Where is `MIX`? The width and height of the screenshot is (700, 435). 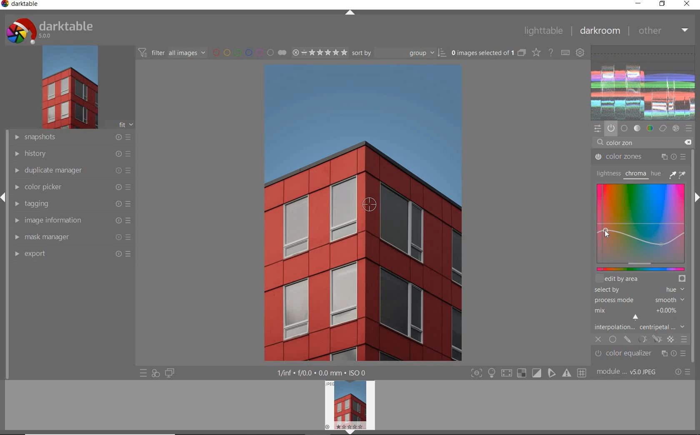
MIX is located at coordinates (637, 312).